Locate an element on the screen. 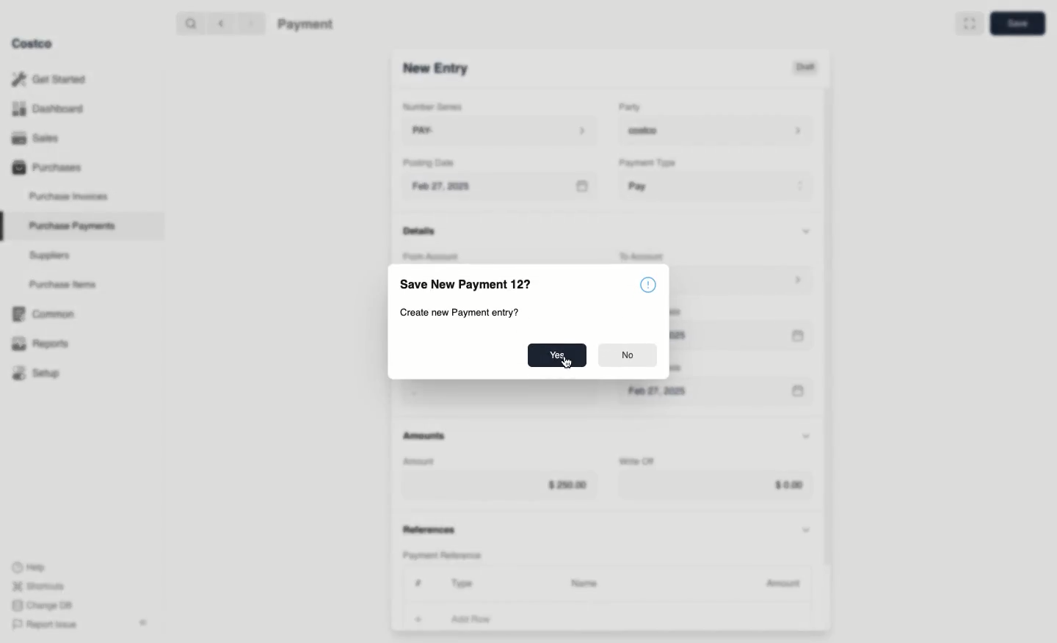 This screenshot has width=1057, height=643. Report Issue is located at coordinates (45, 625).